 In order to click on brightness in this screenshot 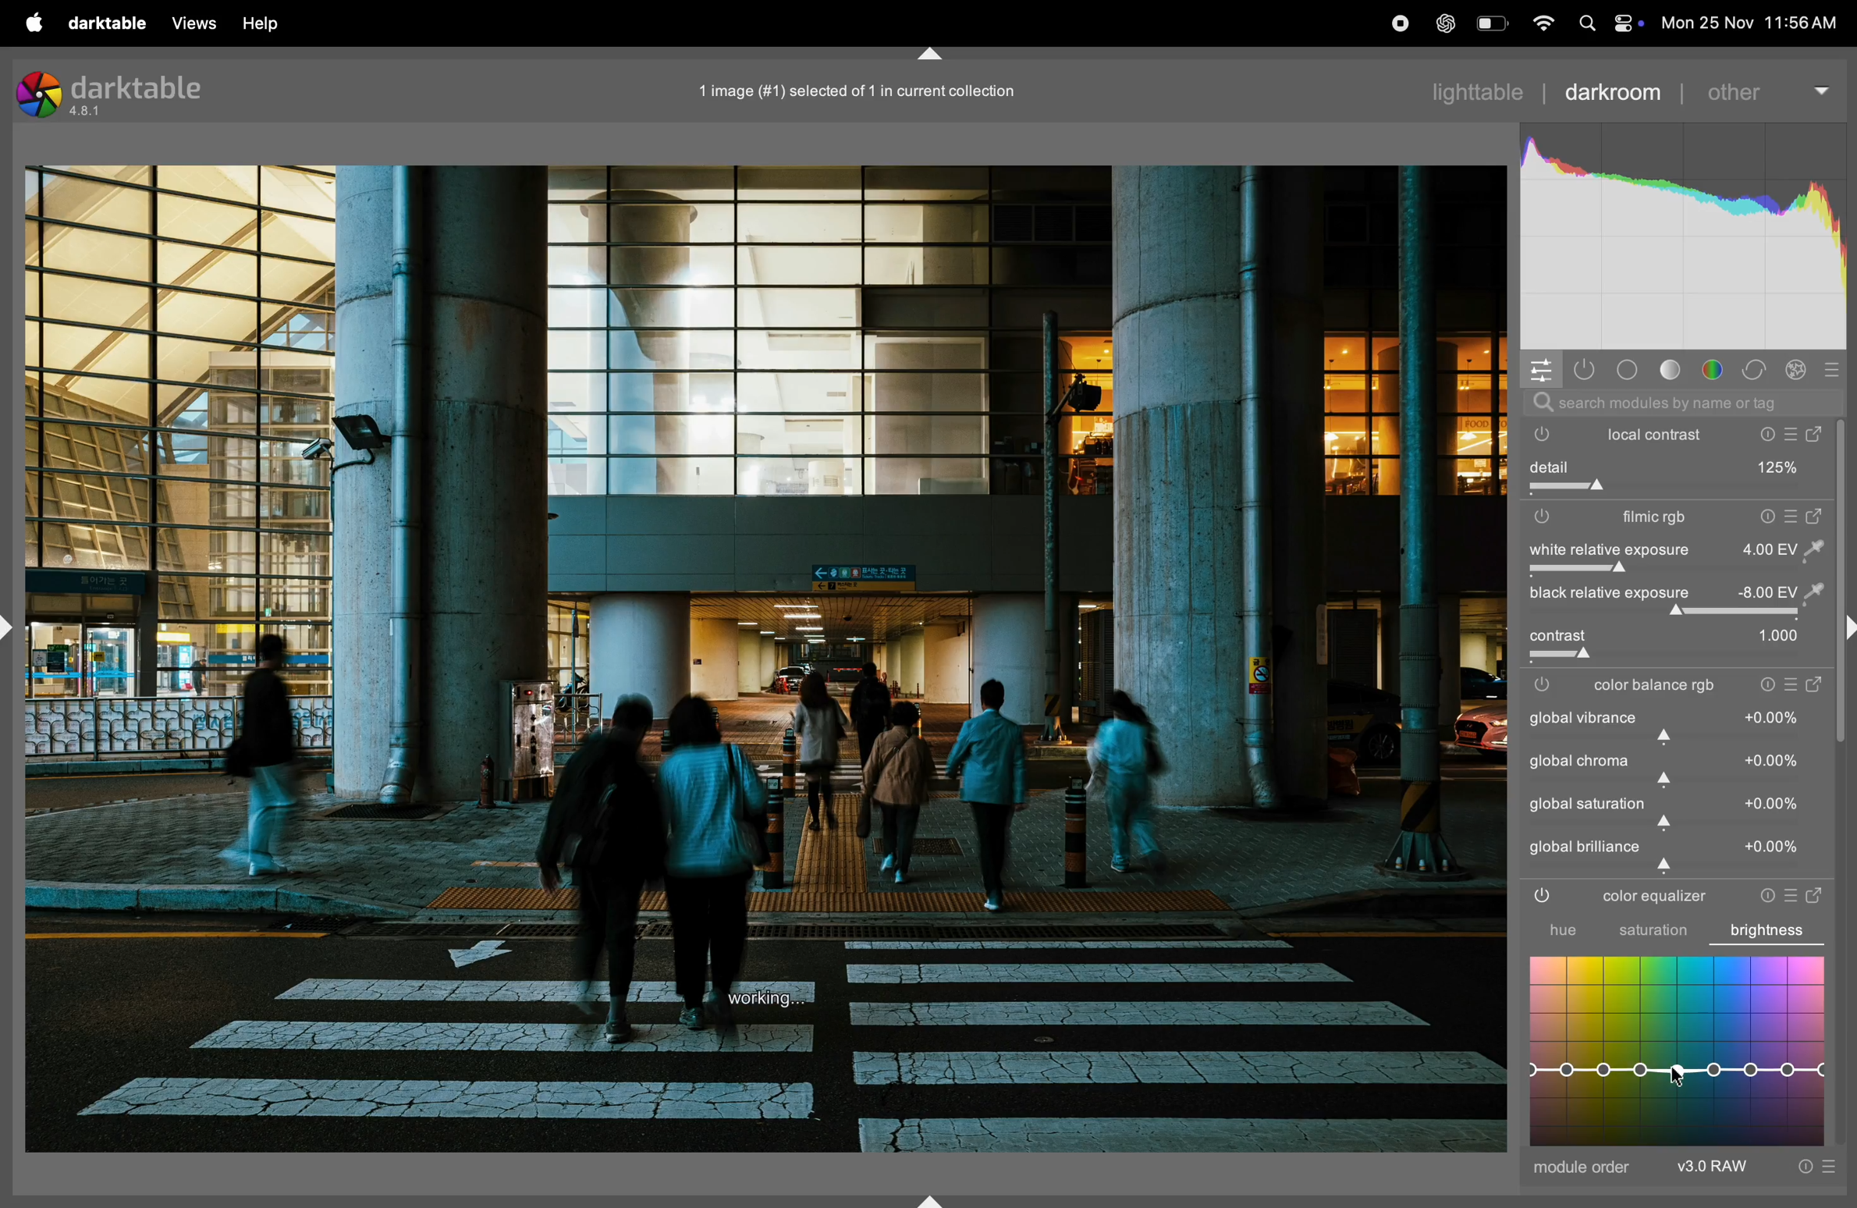, I will do `click(1775, 927)`.